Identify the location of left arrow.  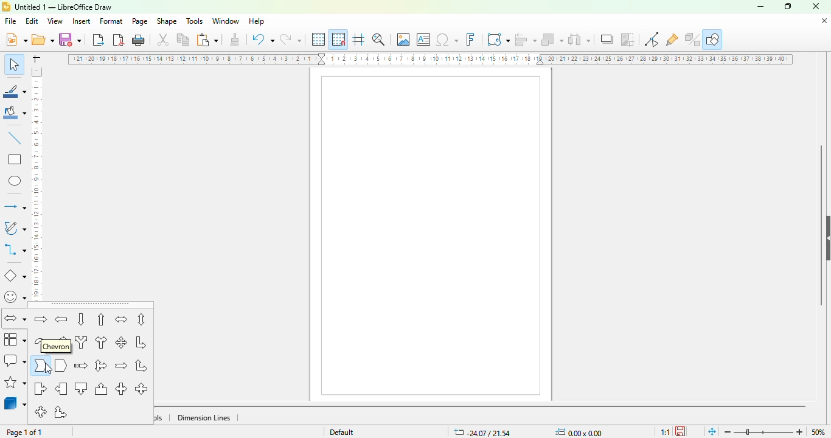
(61, 319).